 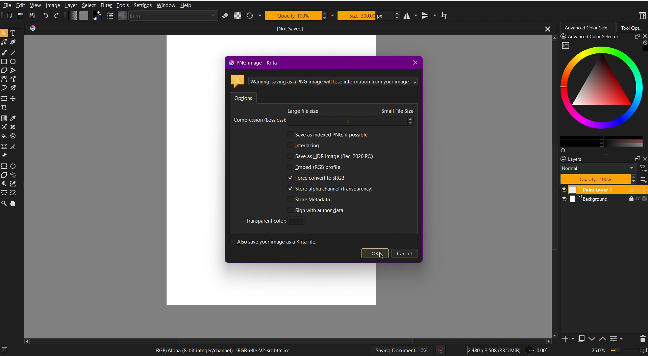 What do you see at coordinates (46, 17) in the screenshot?
I see `Undo` at bounding box center [46, 17].